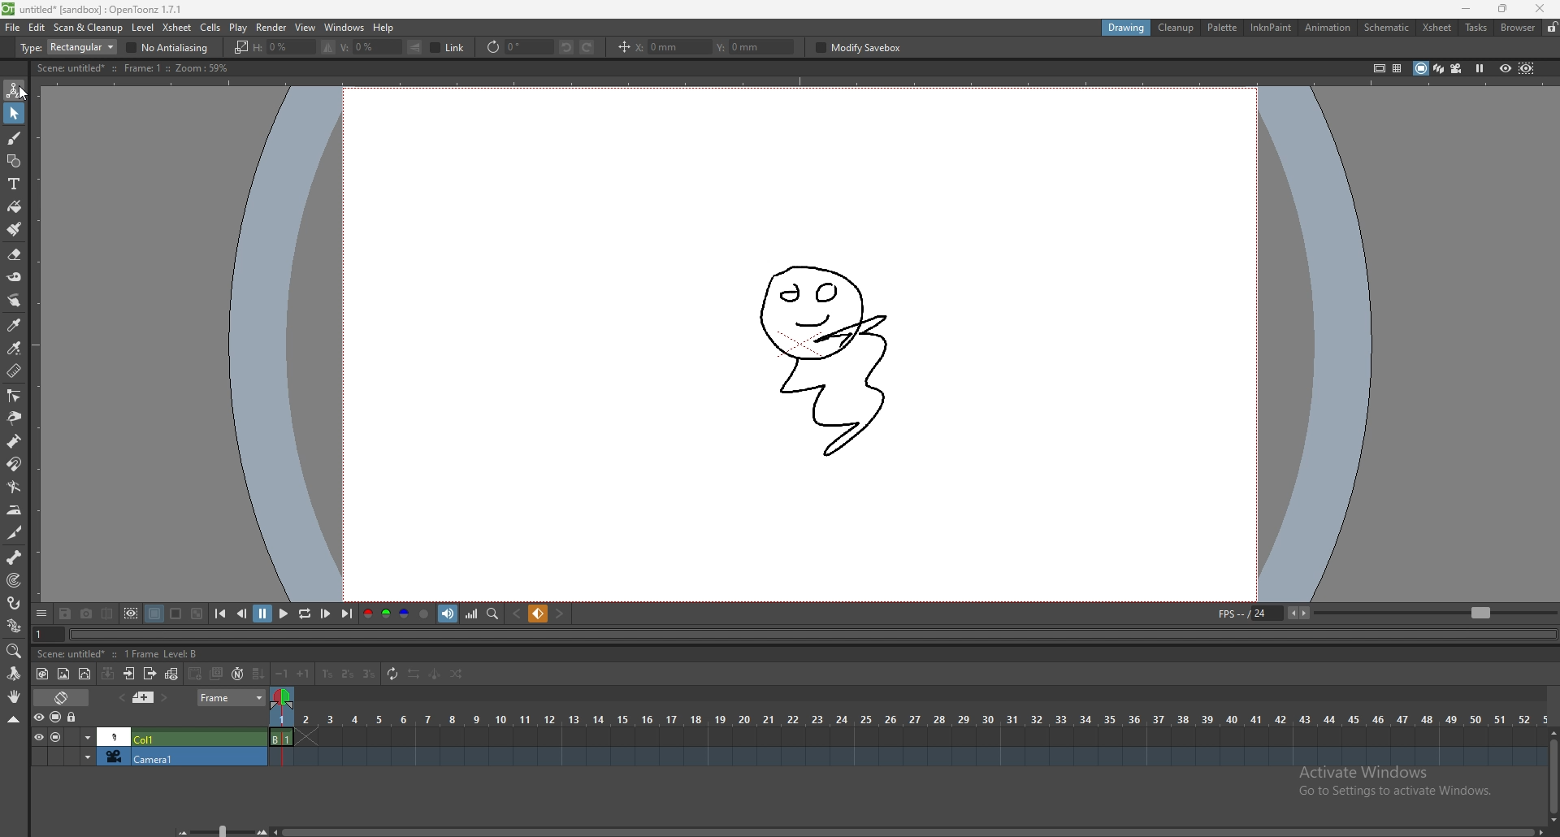 The width and height of the screenshot is (1560, 837). Describe the element at coordinates (671, 47) in the screenshot. I see `x axis` at that location.